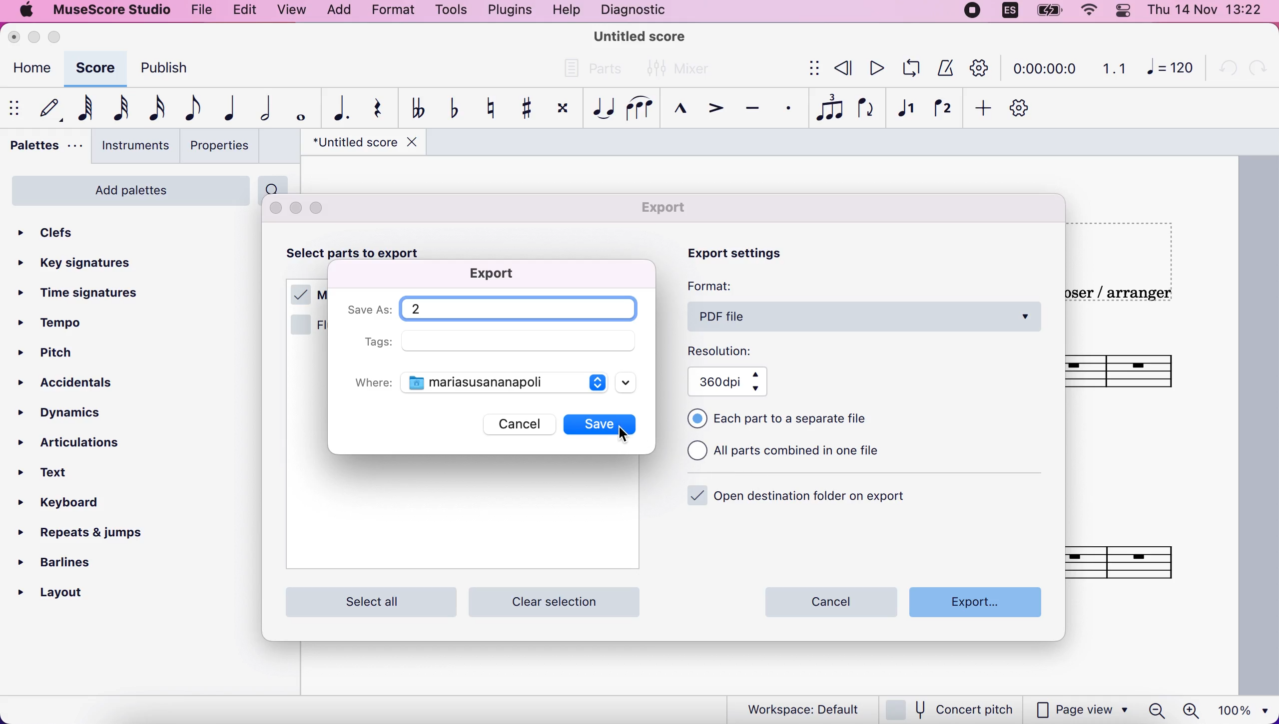 The width and height of the screenshot is (1279, 724). I want to click on show/hide, so click(812, 68).